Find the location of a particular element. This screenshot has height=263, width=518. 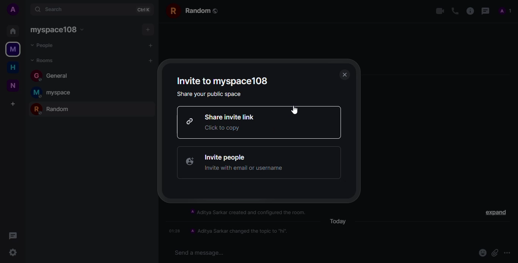

Send a message... is located at coordinates (201, 253).